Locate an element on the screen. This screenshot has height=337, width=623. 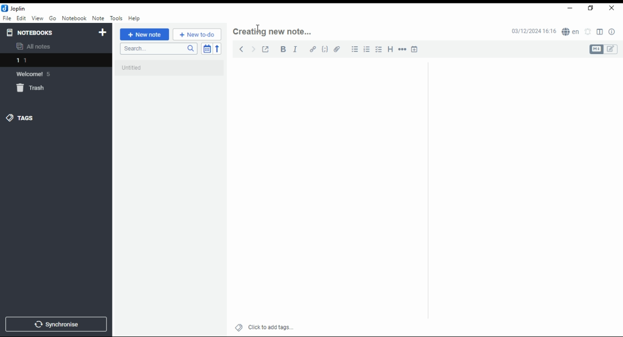
forward is located at coordinates (253, 48).